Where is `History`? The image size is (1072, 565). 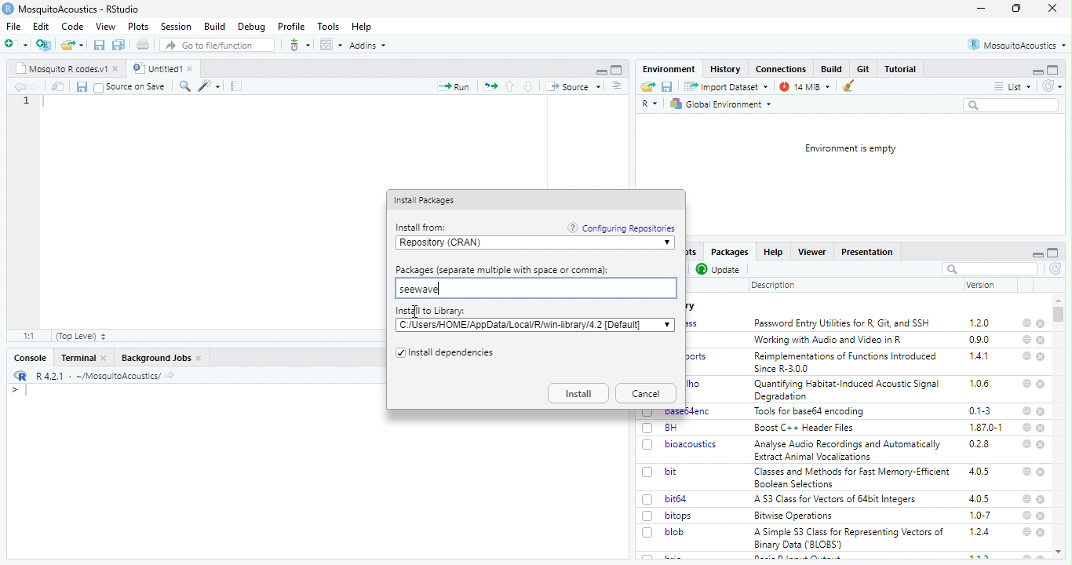
History is located at coordinates (726, 70).